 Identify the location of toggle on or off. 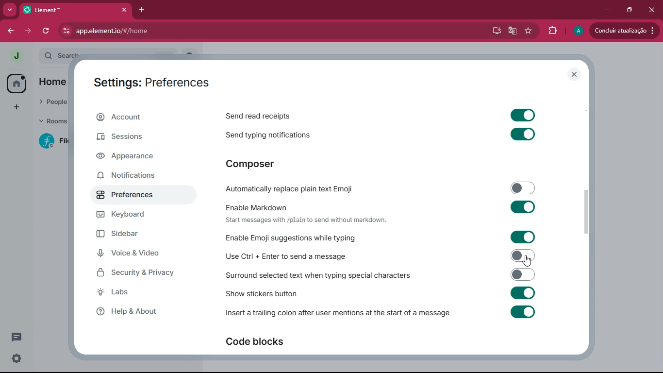
(522, 134).